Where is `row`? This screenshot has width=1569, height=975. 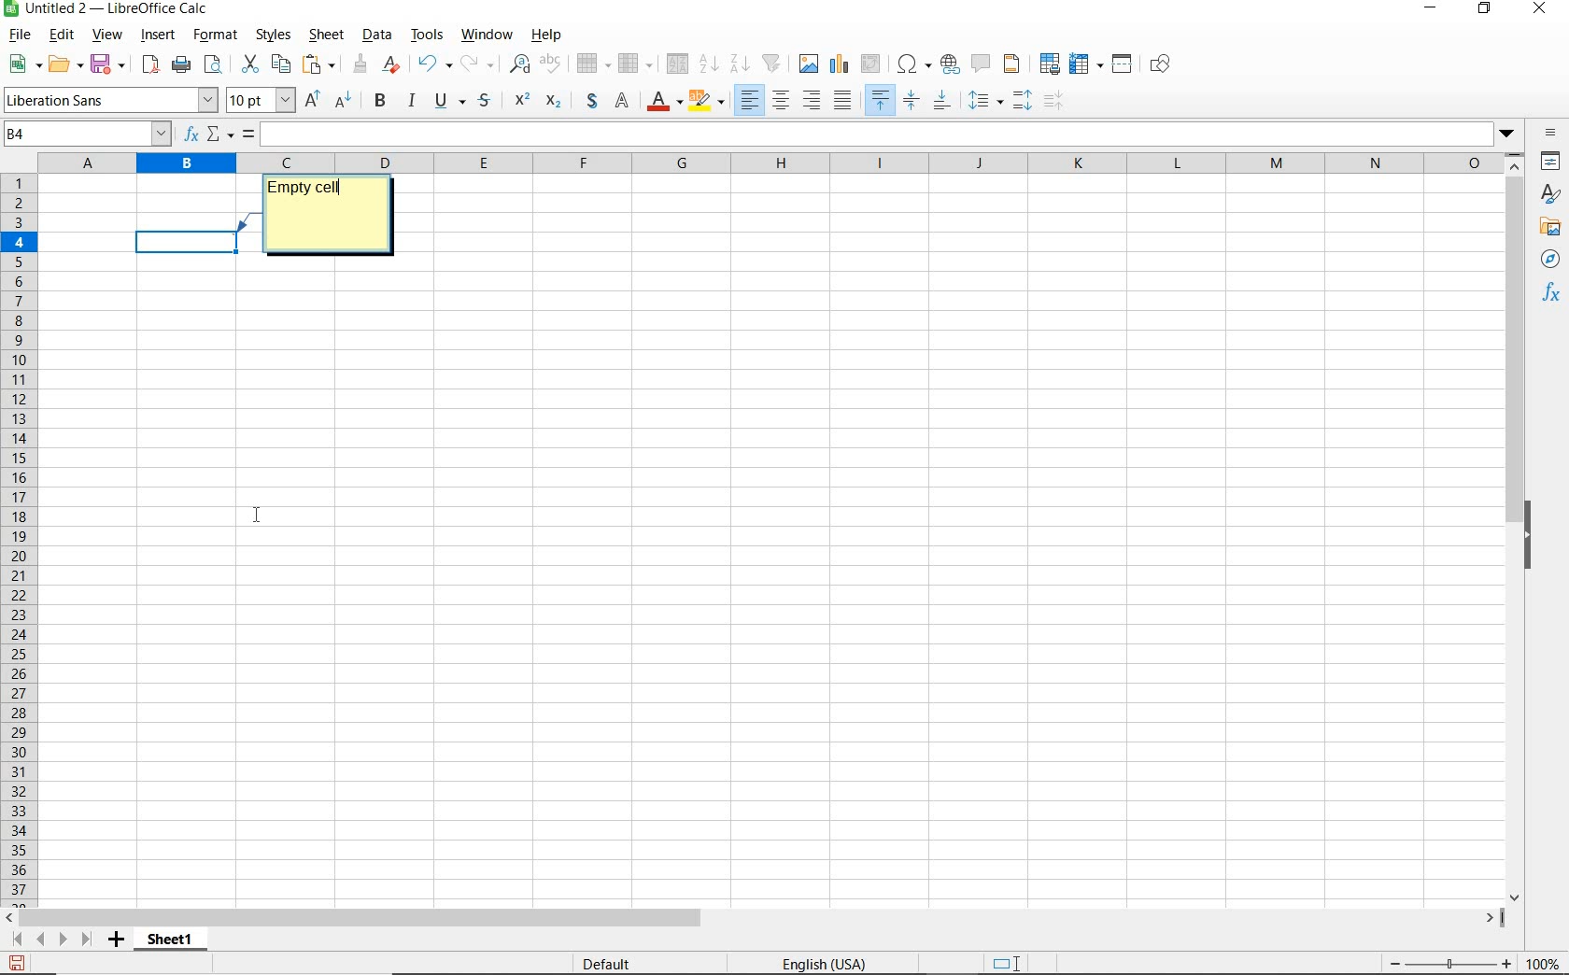 row is located at coordinates (593, 63).